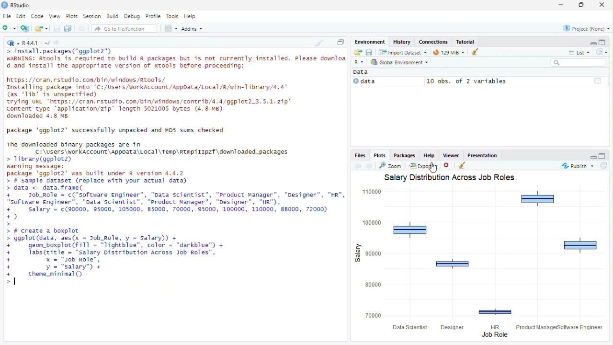 Image resolution: width=613 pixels, height=345 pixels. What do you see at coordinates (318, 43) in the screenshot?
I see `Clear console` at bounding box center [318, 43].